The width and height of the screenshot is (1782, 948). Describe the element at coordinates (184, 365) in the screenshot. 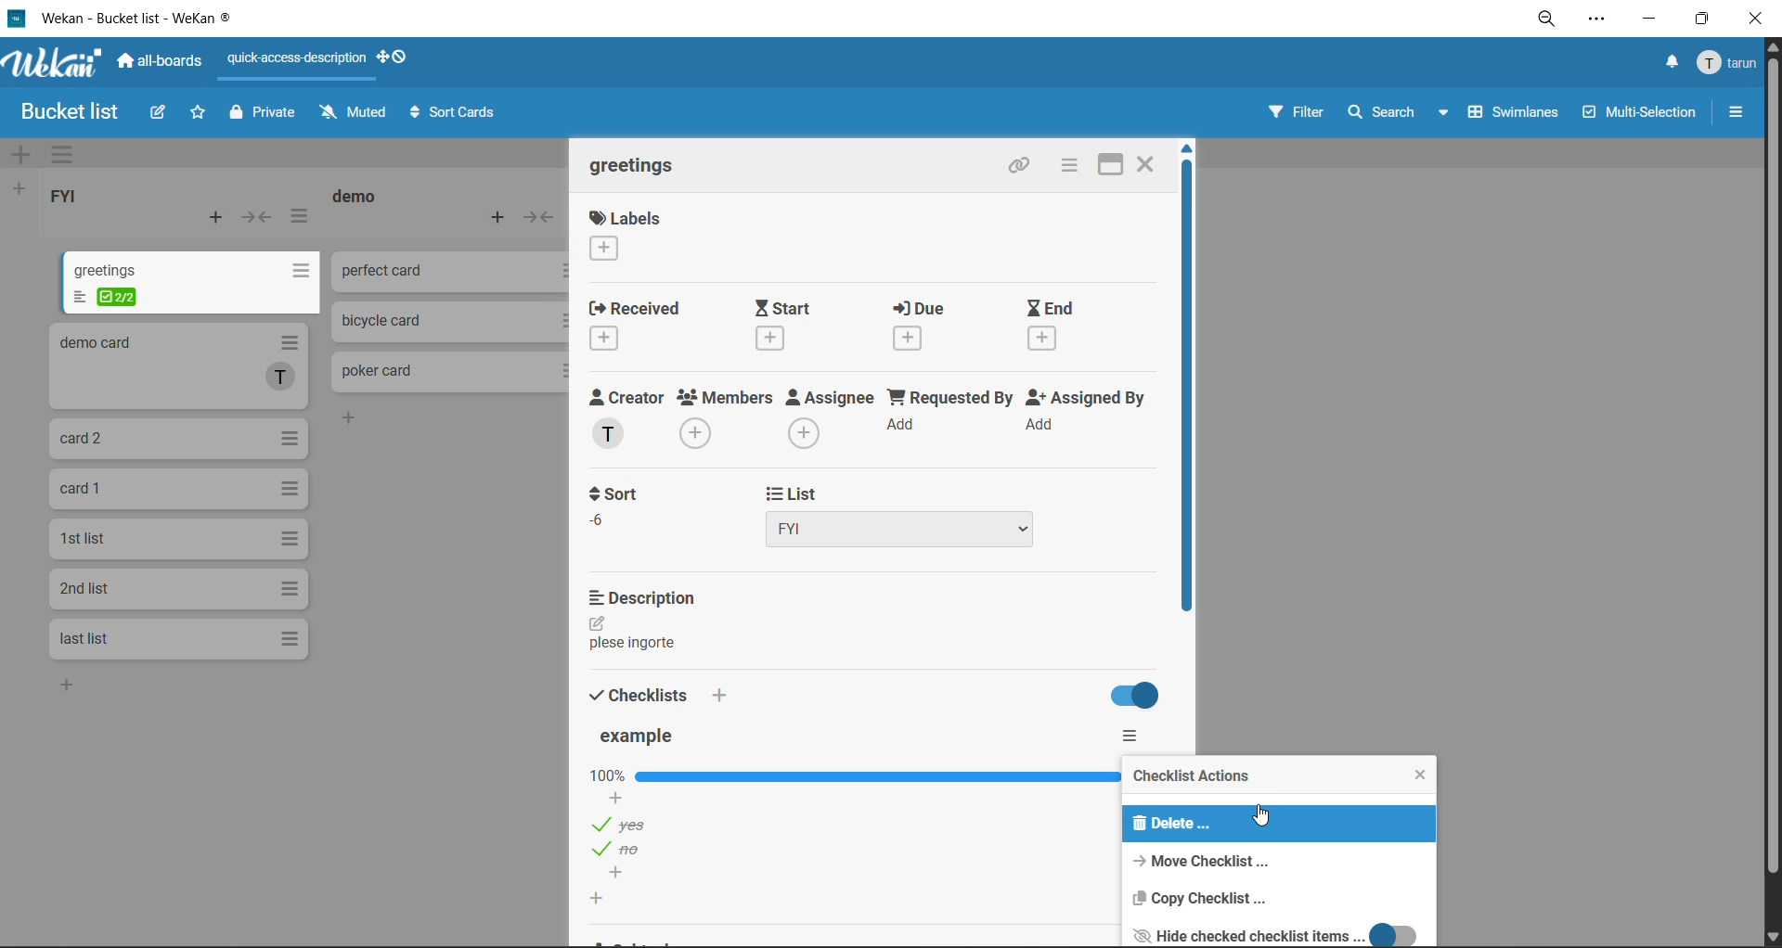

I see `cards` at that location.